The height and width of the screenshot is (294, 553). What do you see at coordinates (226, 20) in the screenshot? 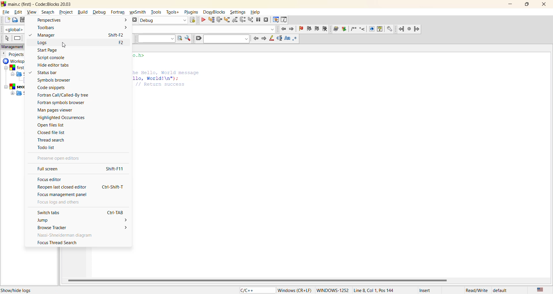
I see `step into` at bounding box center [226, 20].